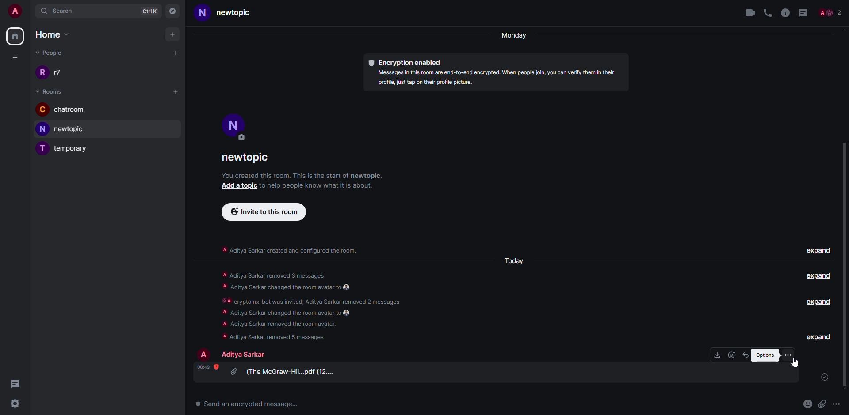 The height and width of the screenshot is (415, 849). Describe the element at coordinates (265, 211) in the screenshot. I see `invite to this room` at that location.